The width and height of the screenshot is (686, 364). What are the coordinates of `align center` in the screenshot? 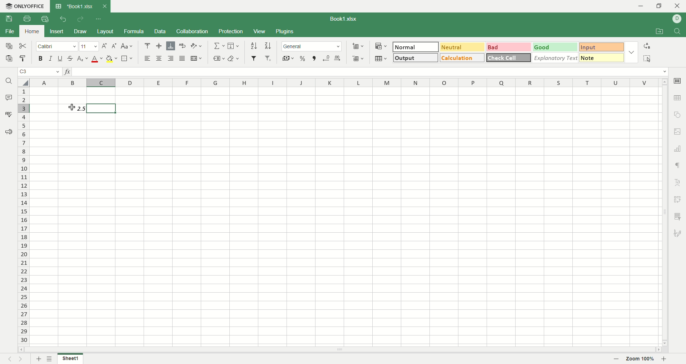 It's located at (158, 58).